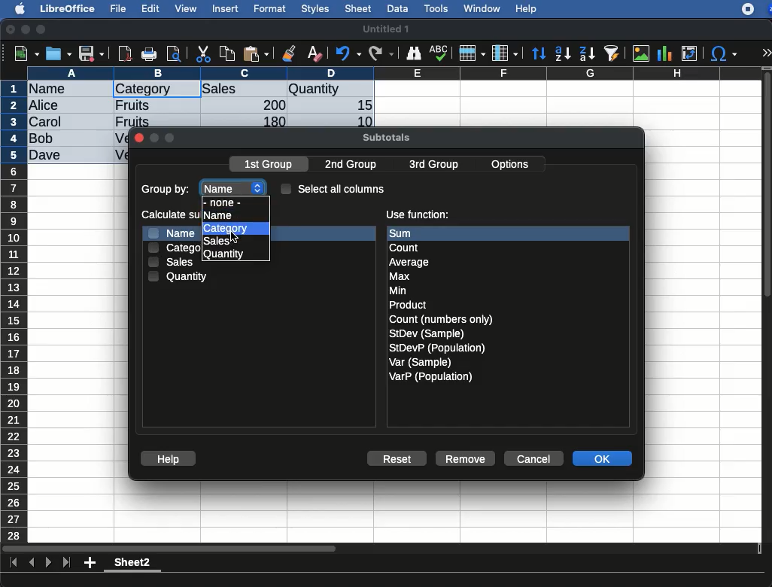 This screenshot has height=587, width=772. Describe the element at coordinates (413, 53) in the screenshot. I see `finder` at that location.